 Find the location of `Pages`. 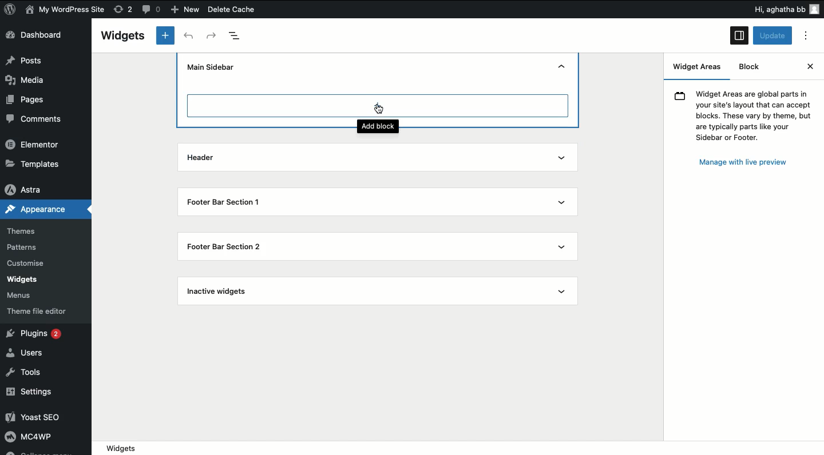

Pages is located at coordinates (26, 99).